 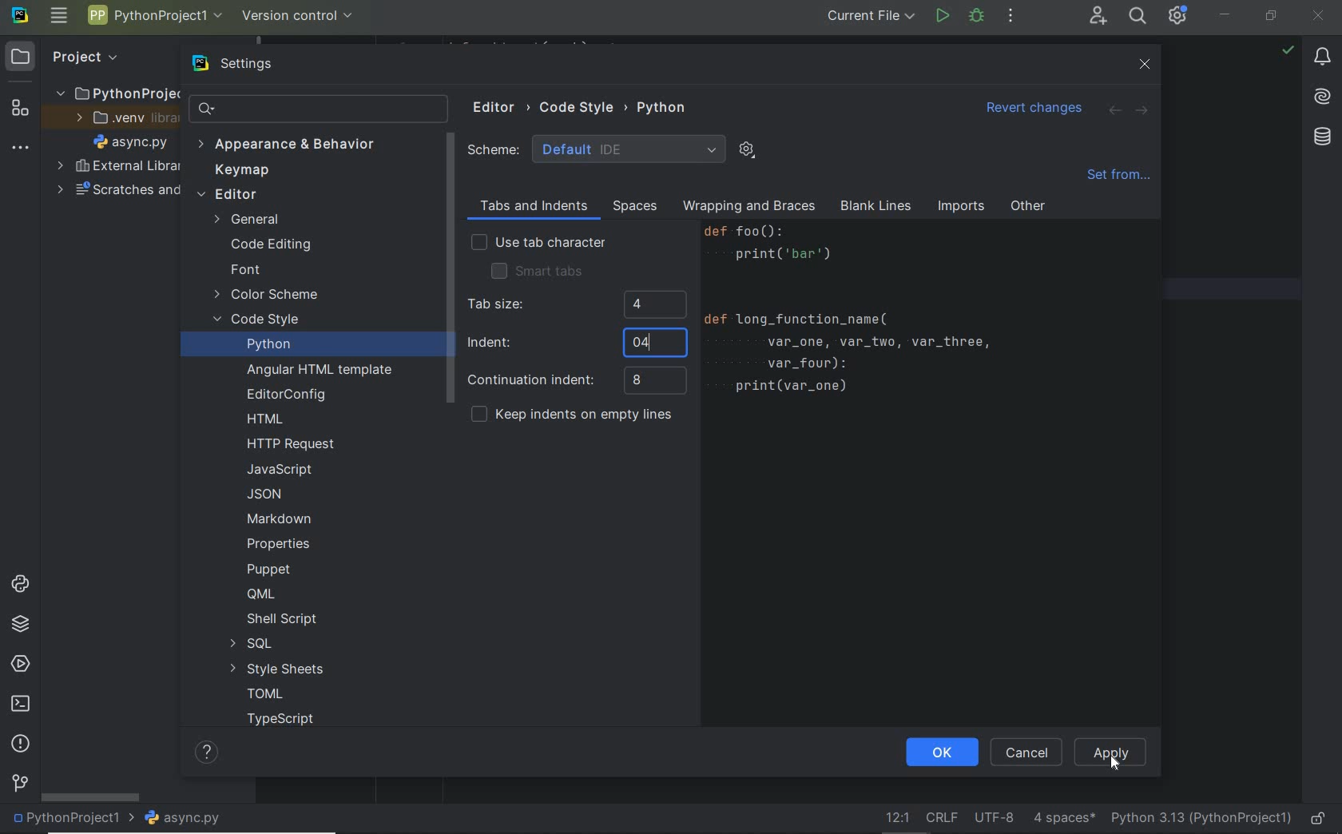 I want to click on Keymap, so click(x=238, y=171).